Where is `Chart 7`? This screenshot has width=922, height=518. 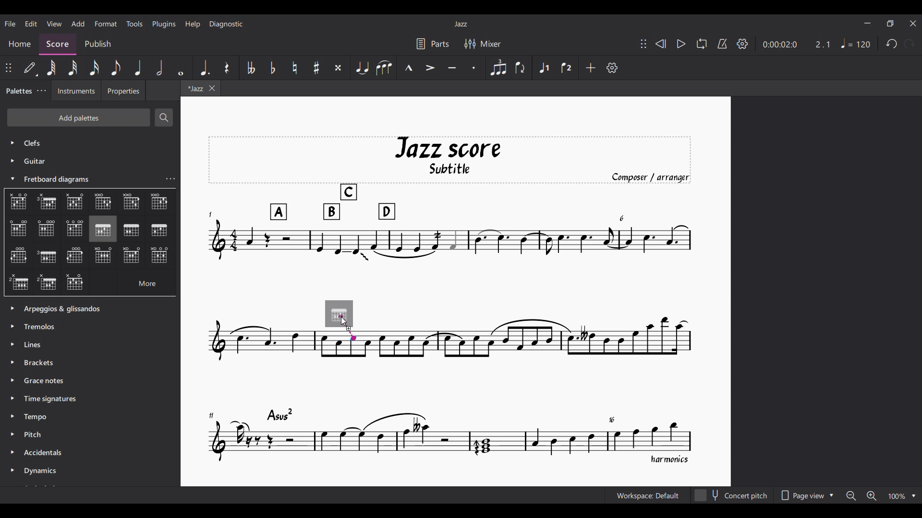 Chart 7 is located at coordinates (48, 229).